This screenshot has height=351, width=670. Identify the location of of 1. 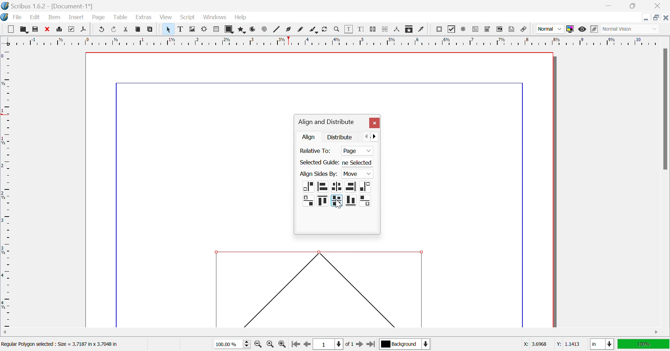
(349, 345).